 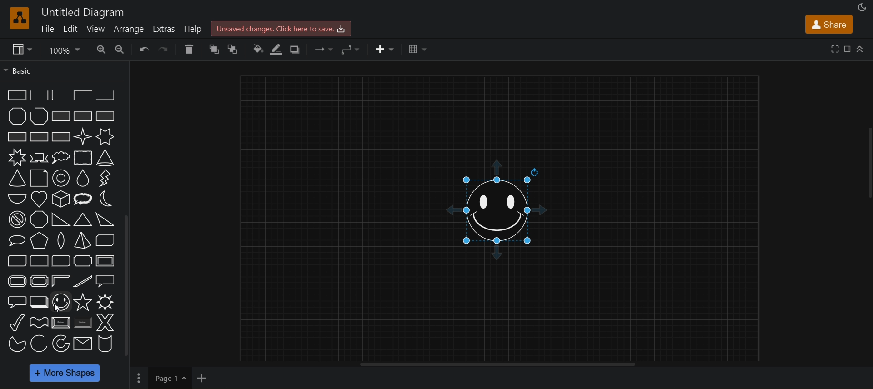 I want to click on frame, so click(x=106, y=261).